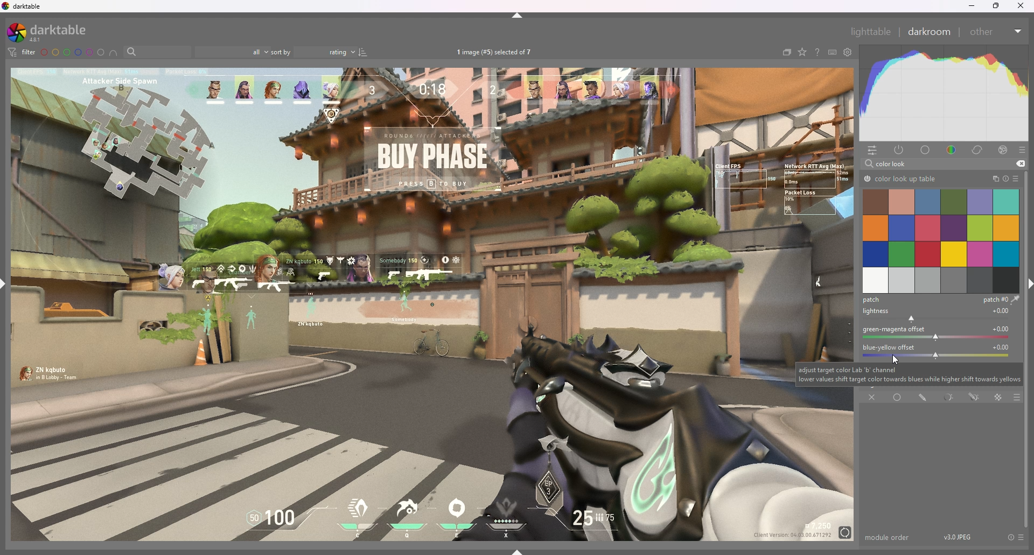 The height and width of the screenshot is (555, 1034). Describe the element at coordinates (900, 179) in the screenshot. I see `color lookup table` at that location.